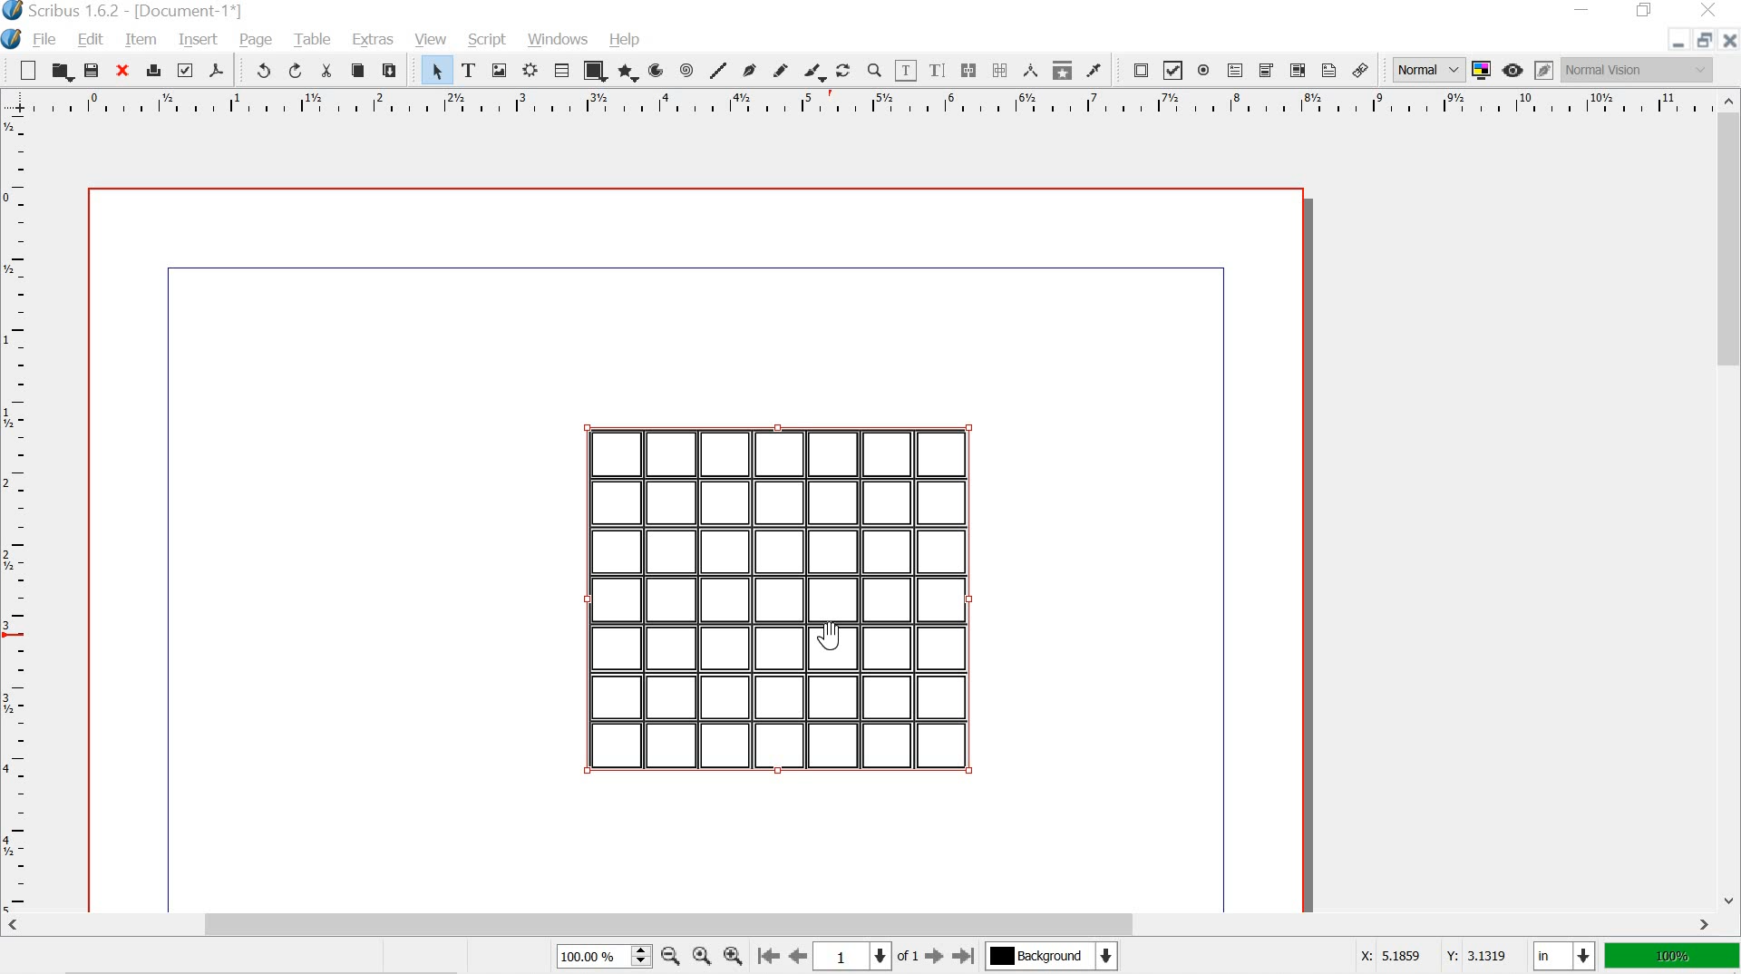  I want to click on ruler, so click(16, 513).